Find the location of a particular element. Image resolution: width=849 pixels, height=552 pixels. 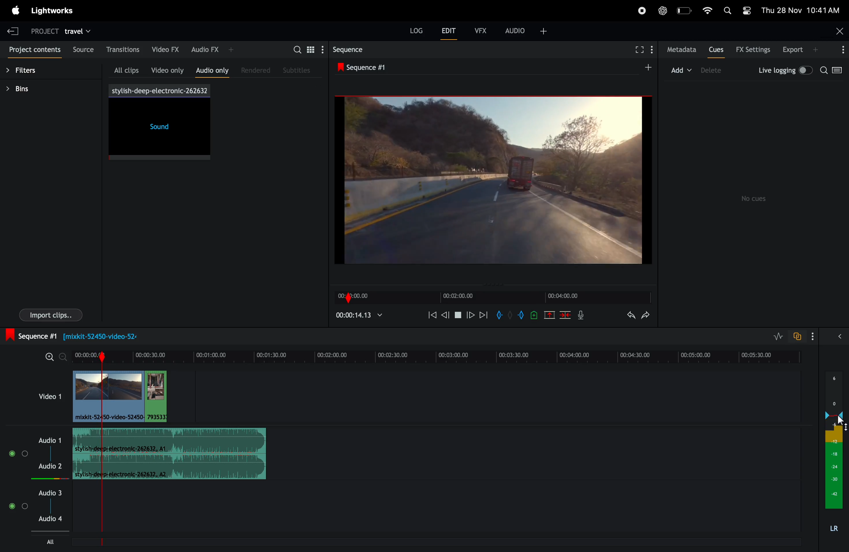

Fx settings is located at coordinates (754, 49).